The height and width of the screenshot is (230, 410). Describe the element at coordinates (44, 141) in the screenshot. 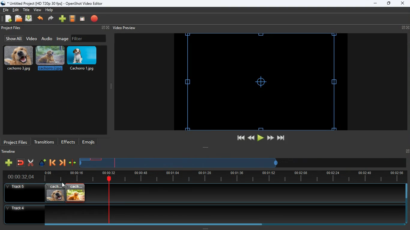

I see `transitions` at that location.